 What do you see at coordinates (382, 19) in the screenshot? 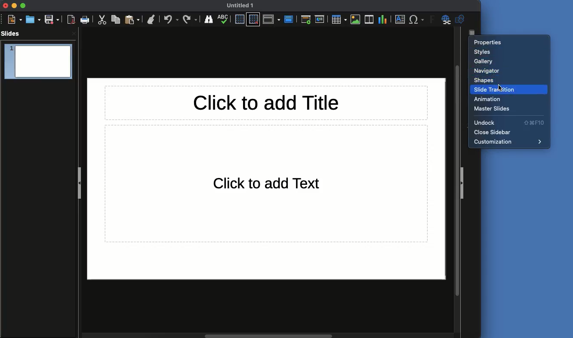
I see `Chart` at bounding box center [382, 19].